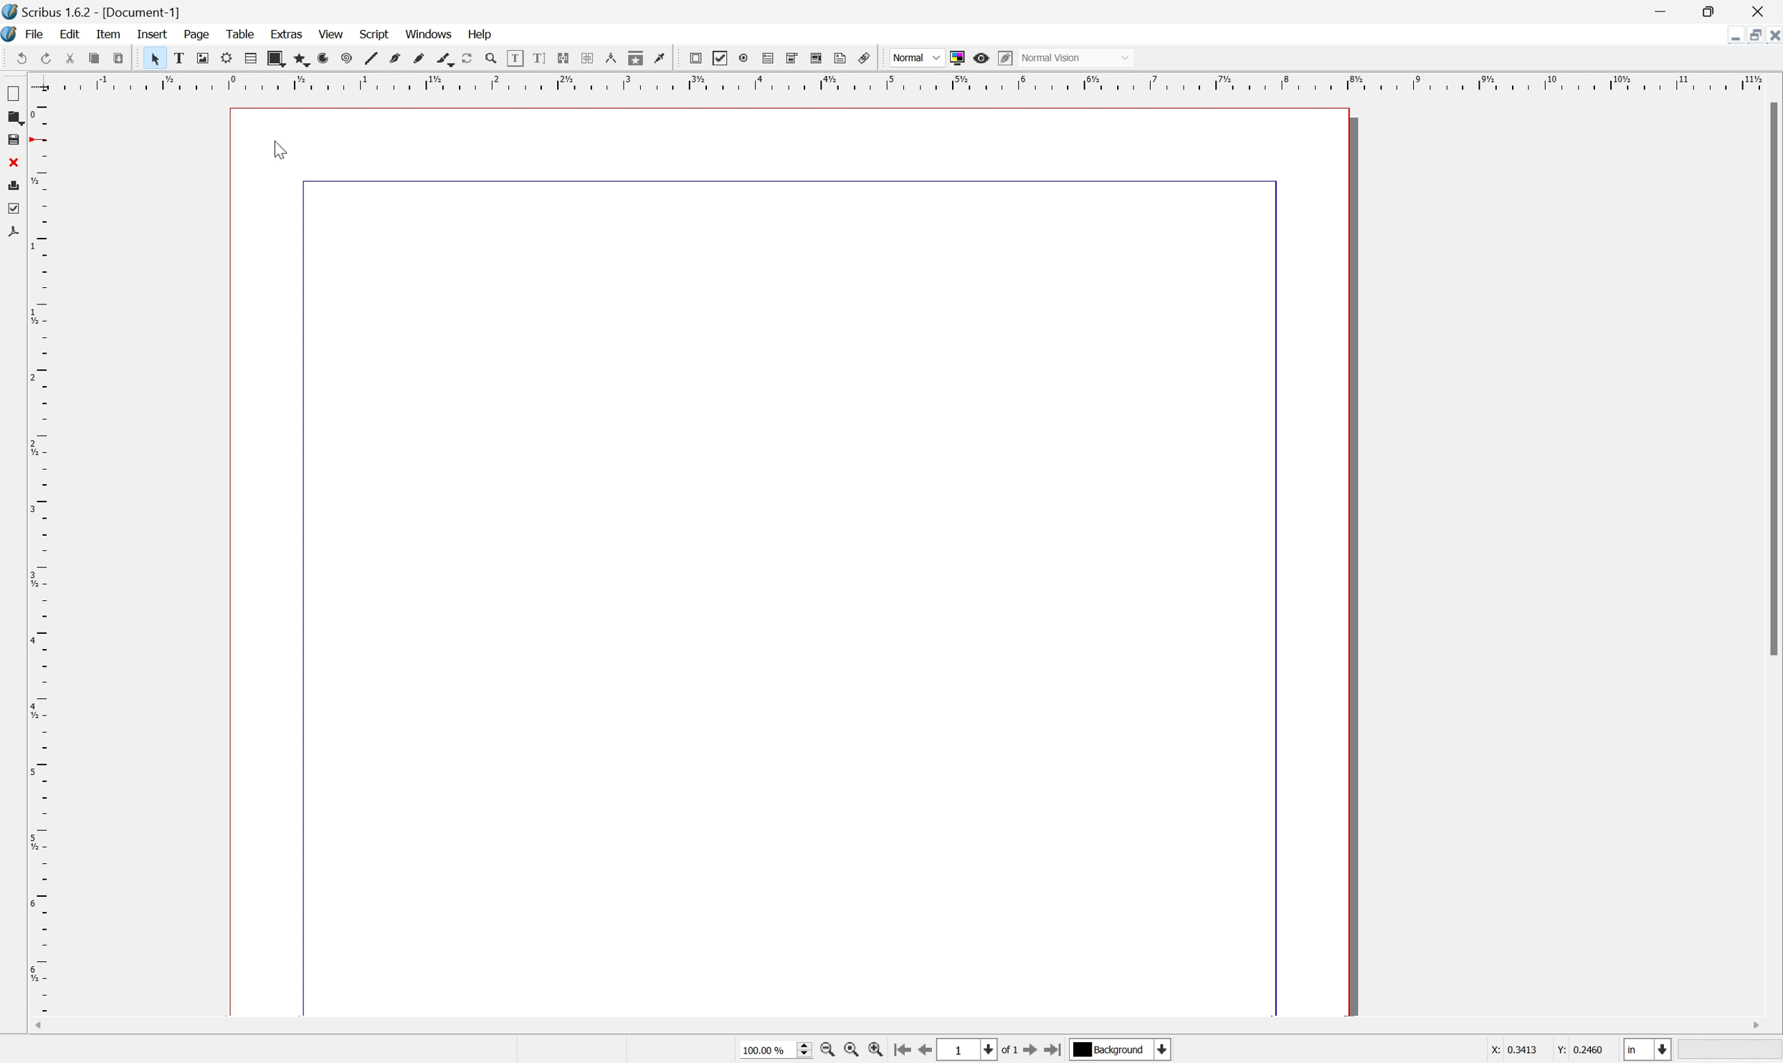 Image resolution: width=1783 pixels, height=1063 pixels. What do you see at coordinates (465, 59) in the screenshot?
I see `polygon` at bounding box center [465, 59].